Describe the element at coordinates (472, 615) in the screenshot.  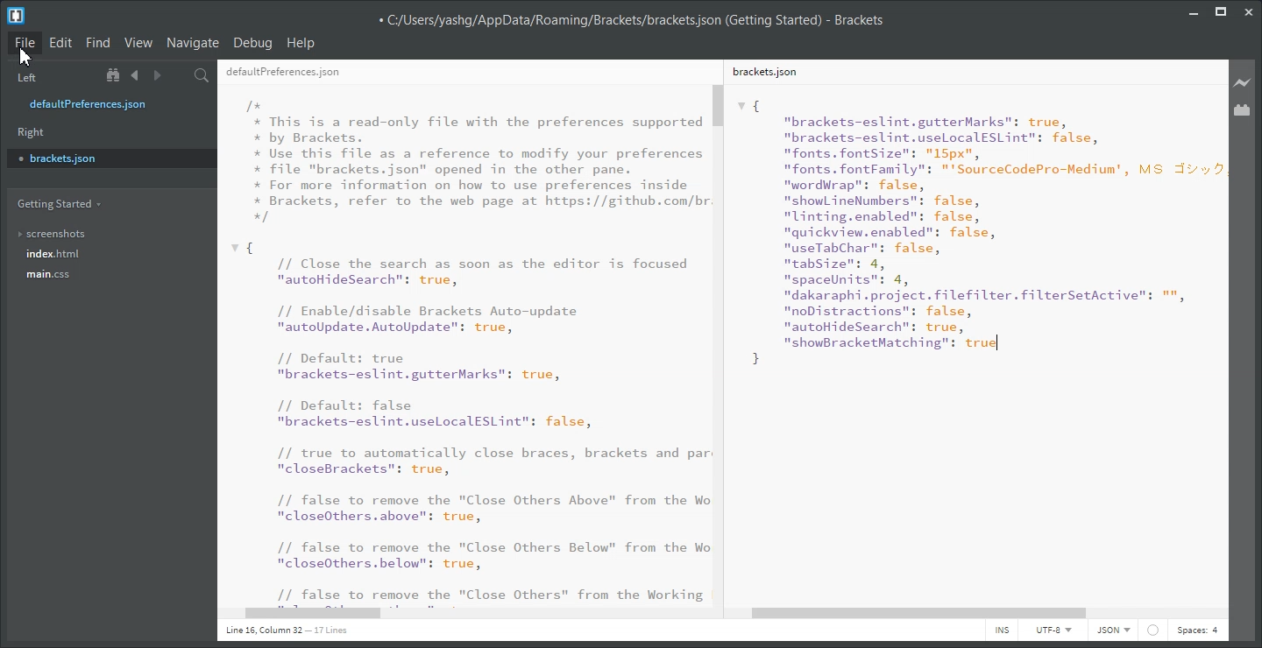
I see `Horizontal Scroll Bar` at that location.